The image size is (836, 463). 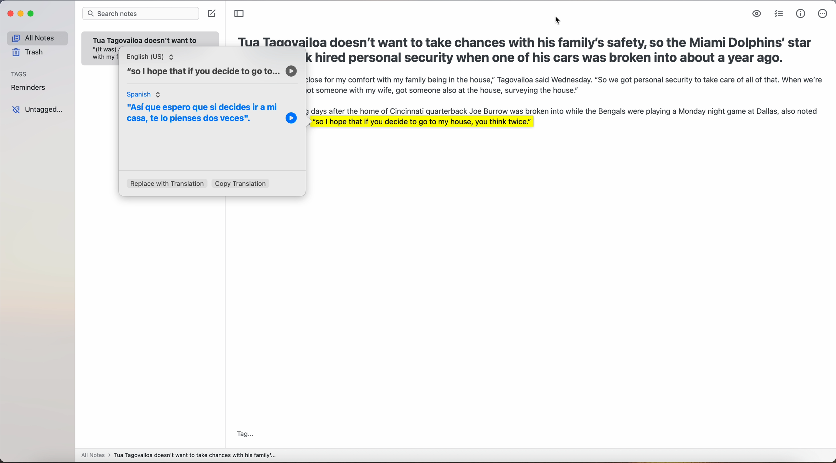 I want to click on Tua Tagovailoa doesn't want to take chances with his family's safety, so the Miami Dolphins’ star
quarterback hired personal security when one of his cars was broken into about a year ago., so click(x=526, y=49).